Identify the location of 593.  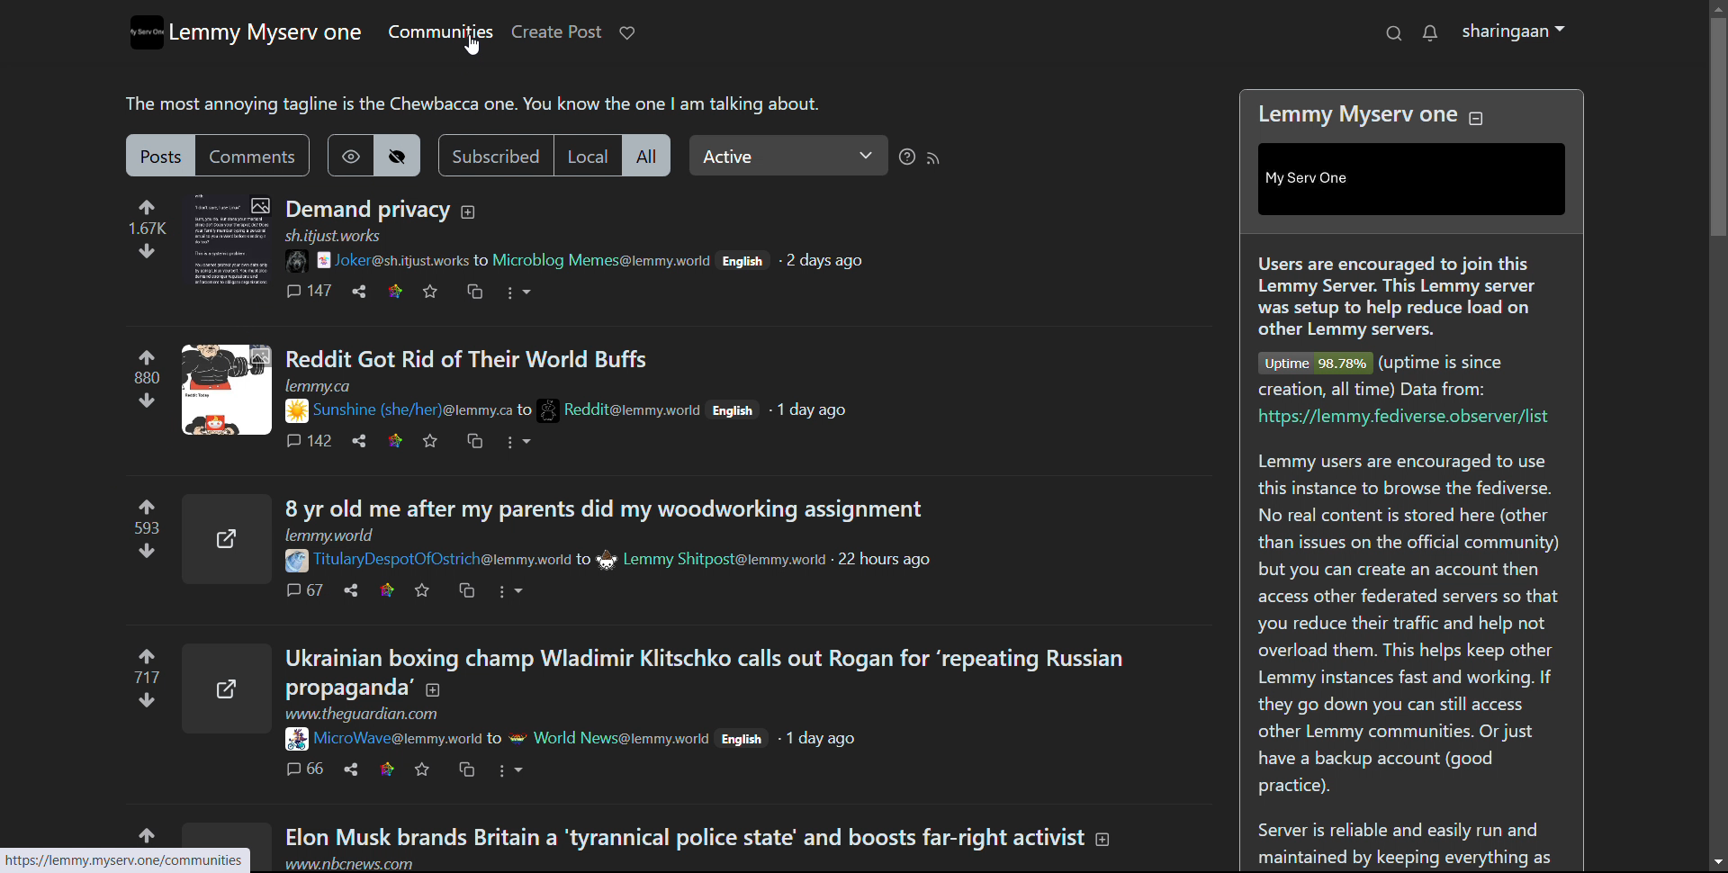
(145, 528).